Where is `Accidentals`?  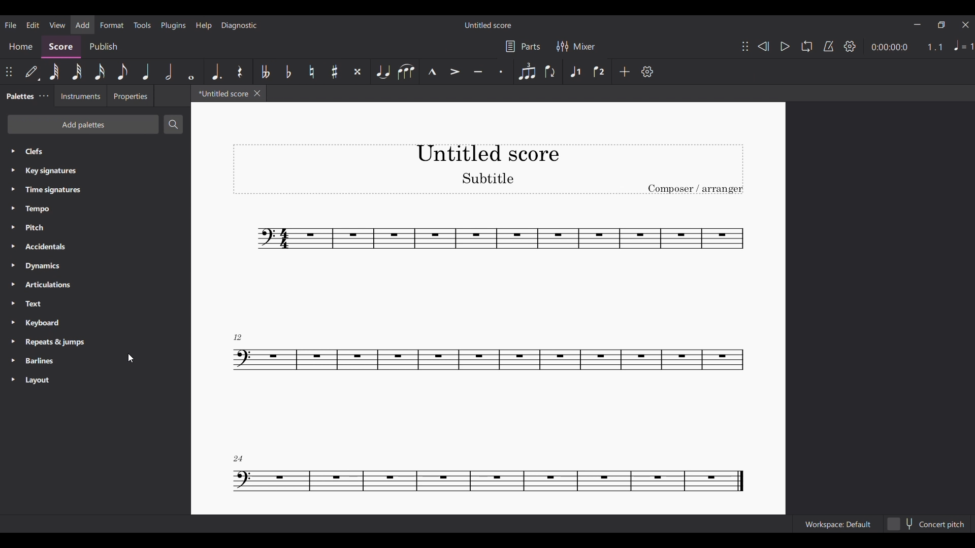 Accidentals is located at coordinates (42, 248).